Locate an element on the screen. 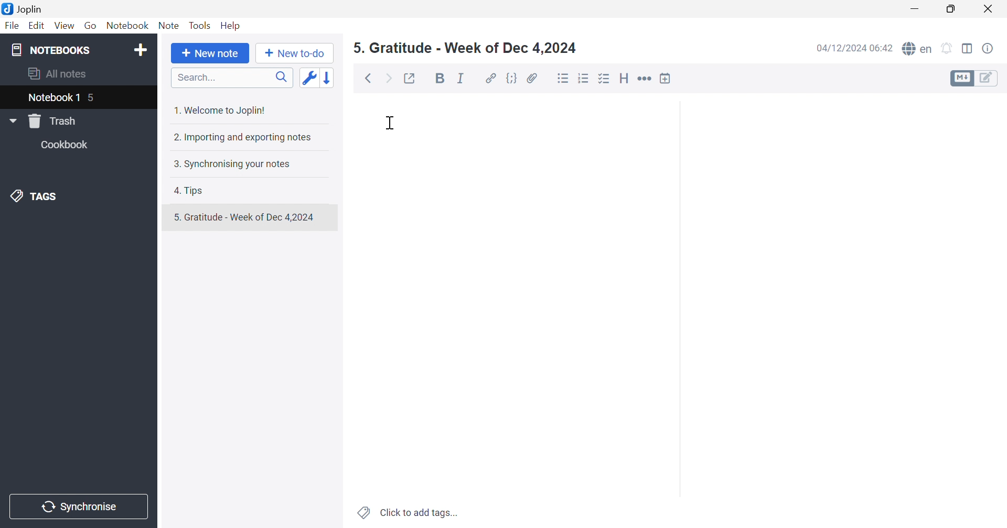 This screenshot has width=1007, height=528. Reverse sort order is located at coordinates (330, 78).